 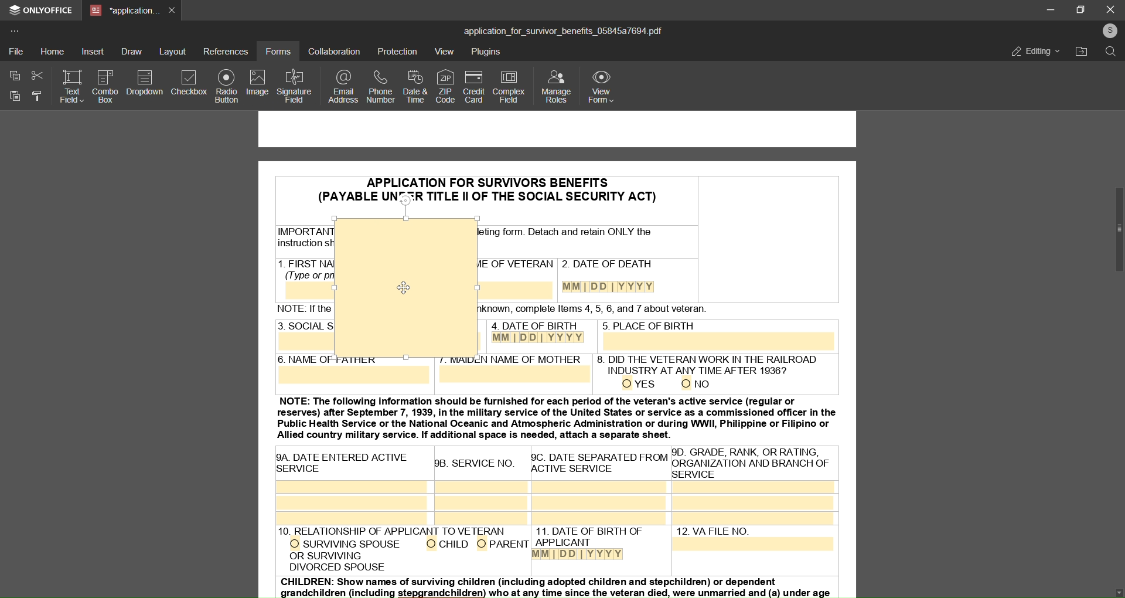 What do you see at coordinates (257, 84) in the screenshot?
I see `image` at bounding box center [257, 84].